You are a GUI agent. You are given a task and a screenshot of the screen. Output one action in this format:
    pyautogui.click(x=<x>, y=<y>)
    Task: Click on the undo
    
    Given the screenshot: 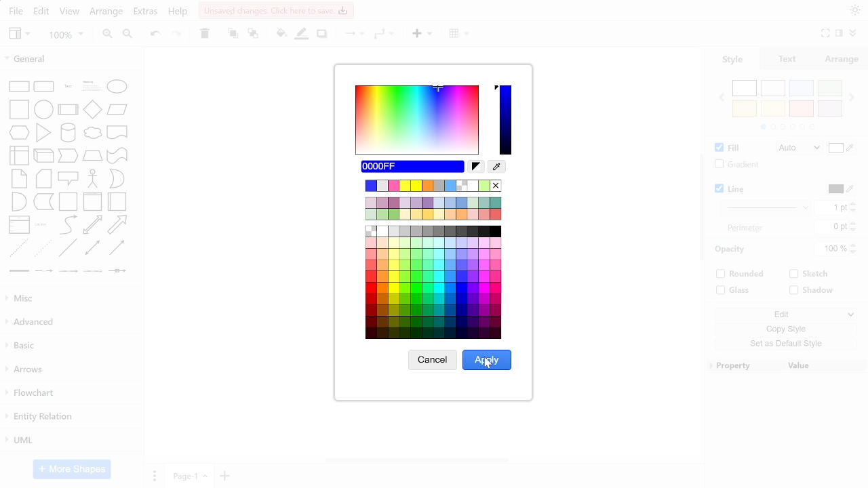 What is the action you would take?
    pyautogui.click(x=156, y=36)
    